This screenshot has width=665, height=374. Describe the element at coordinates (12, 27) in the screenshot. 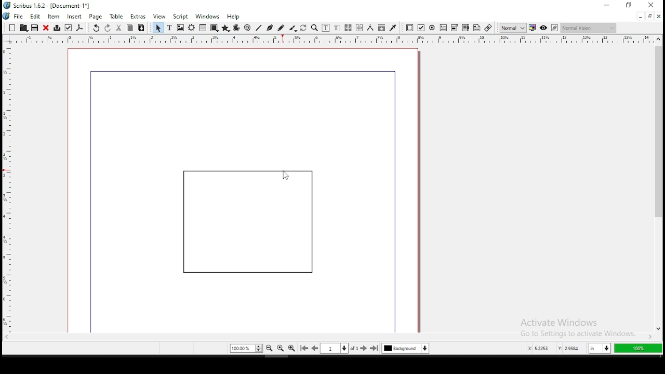

I see `new` at that location.